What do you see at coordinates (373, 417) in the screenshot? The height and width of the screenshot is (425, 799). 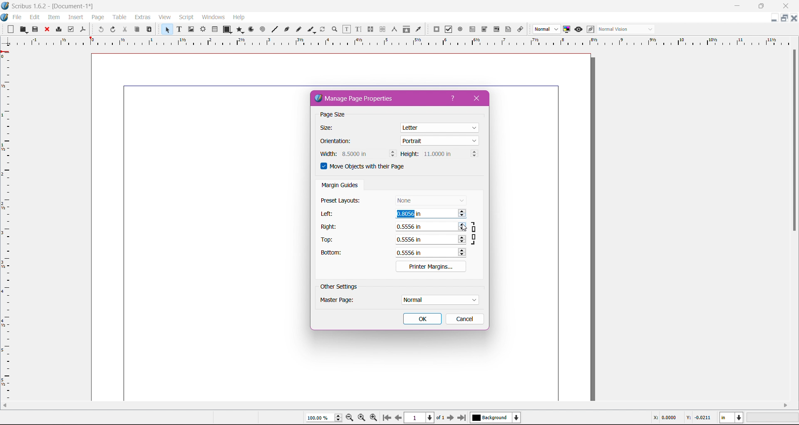 I see `Zoom In by the stepping value in Tools preferences` at bounding box center [373, 417].